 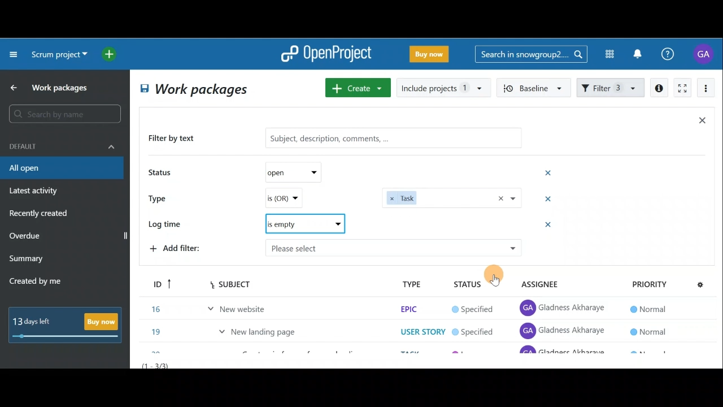 What do you see at coordinates (162, 174) in the screenshot?
I see `Status` at bounding box center [162, 174].